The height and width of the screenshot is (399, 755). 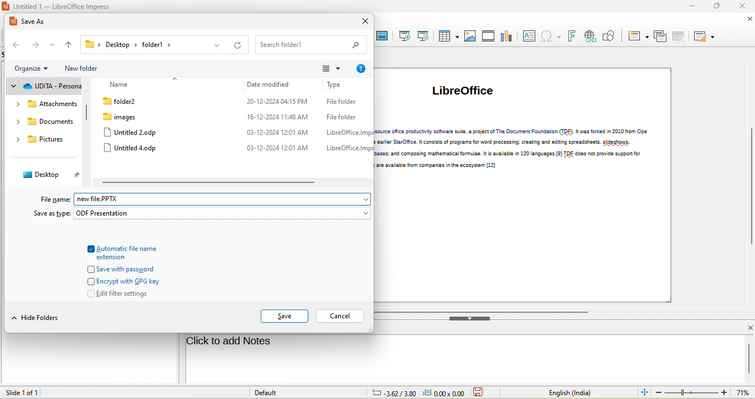 What do you see at coordinates (681, 36) in the screenshot?
I see `delete slide` at bounding box center [681, 36].